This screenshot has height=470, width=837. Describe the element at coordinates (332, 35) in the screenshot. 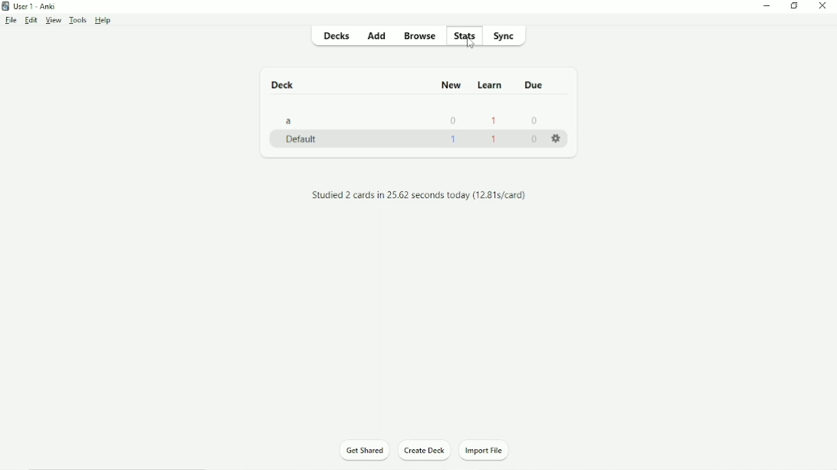

I see `Decks` at that location.